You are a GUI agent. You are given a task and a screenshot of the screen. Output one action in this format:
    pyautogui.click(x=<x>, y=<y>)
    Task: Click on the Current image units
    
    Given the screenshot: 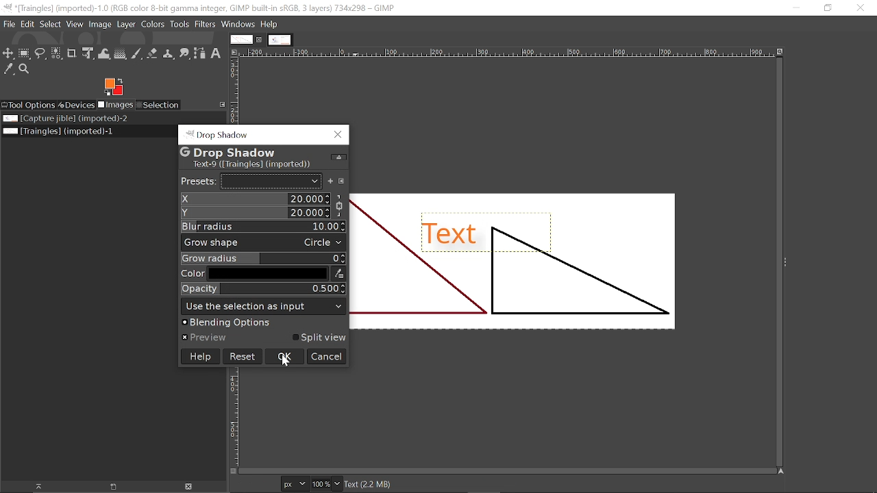 What is the action you would take?
    pyautogui.click(x=291, y=483)
    